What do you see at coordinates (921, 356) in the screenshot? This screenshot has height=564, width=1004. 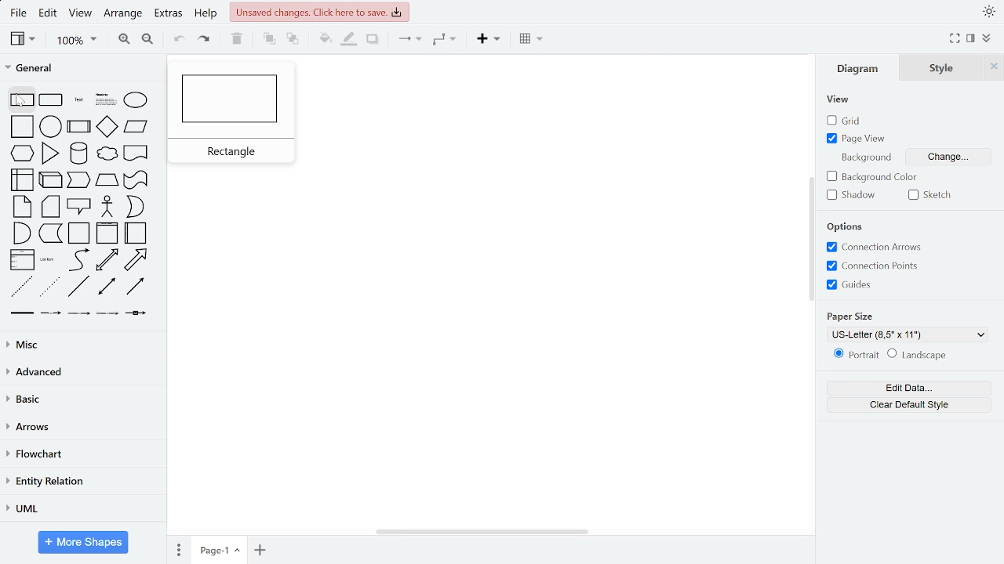 I see `landscape` at bounding box center [921, 356].